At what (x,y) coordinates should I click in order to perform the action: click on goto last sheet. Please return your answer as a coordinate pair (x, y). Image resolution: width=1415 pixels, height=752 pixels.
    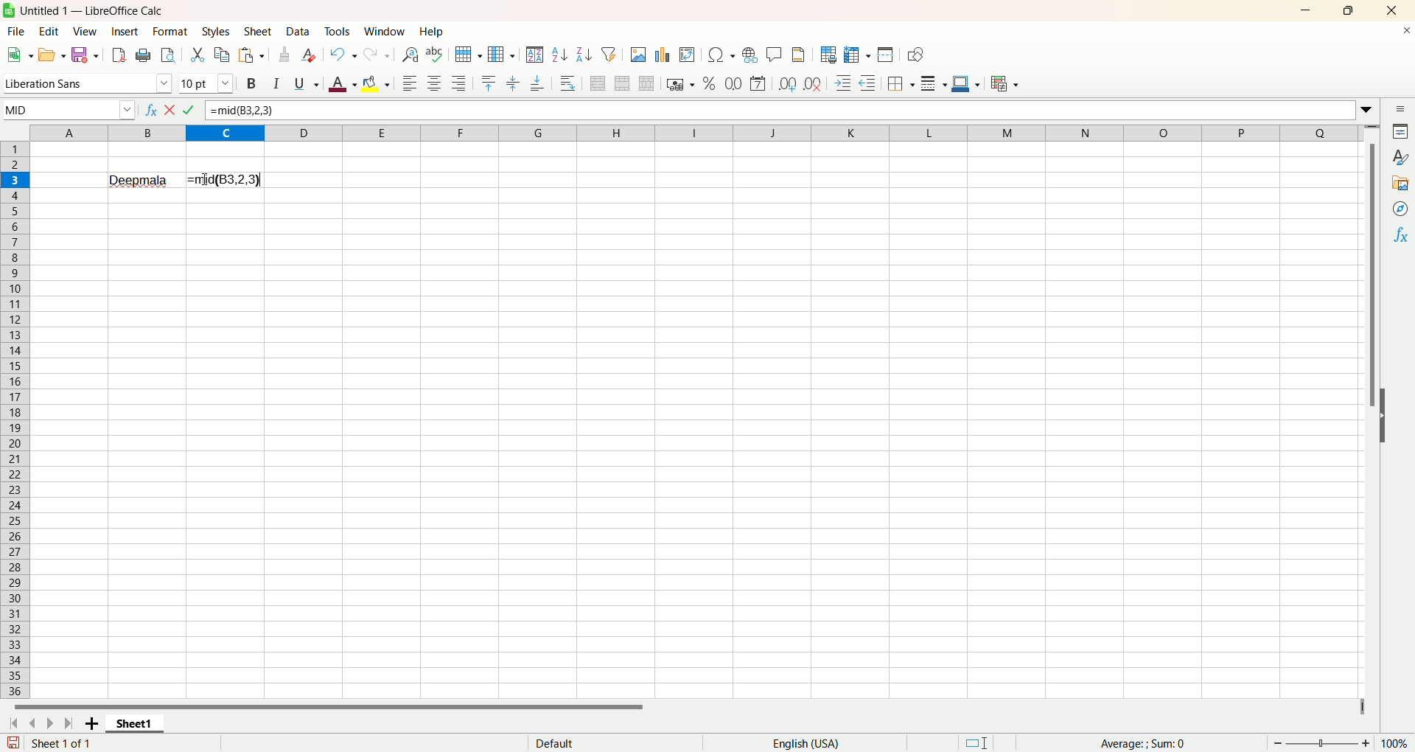
    Looking at the image, I should click on (66, 723).